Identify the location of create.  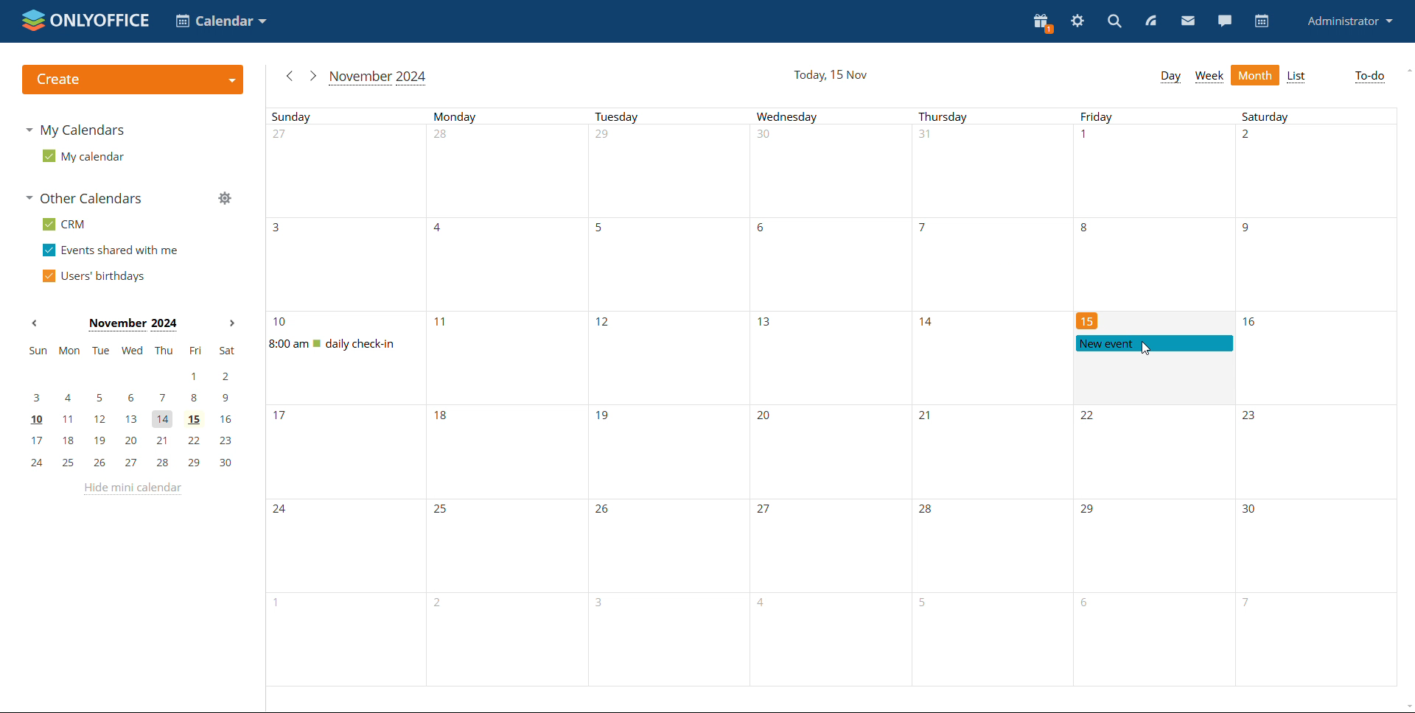
(132, 80).